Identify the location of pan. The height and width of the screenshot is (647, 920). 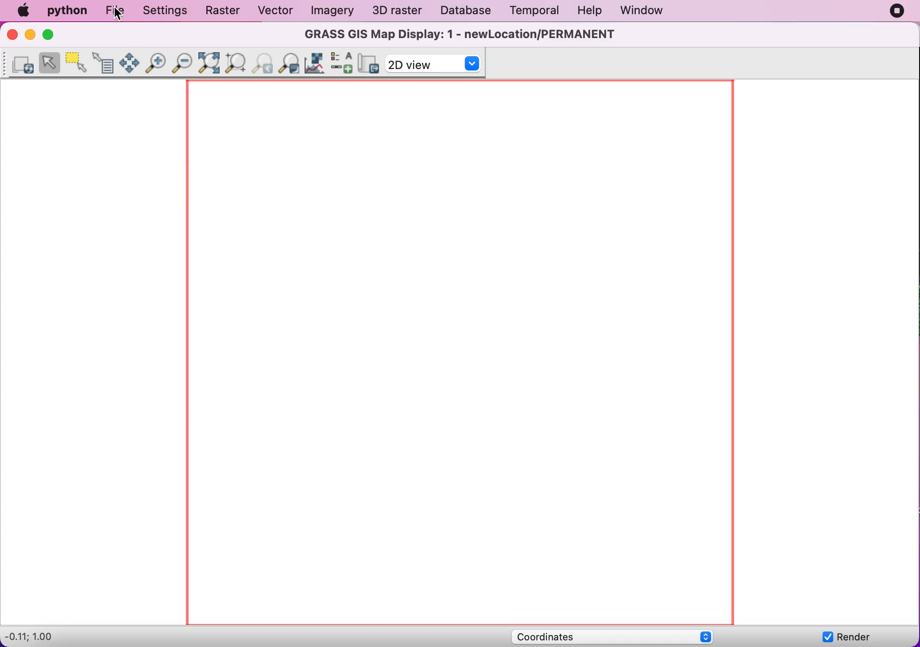
(129, 62).